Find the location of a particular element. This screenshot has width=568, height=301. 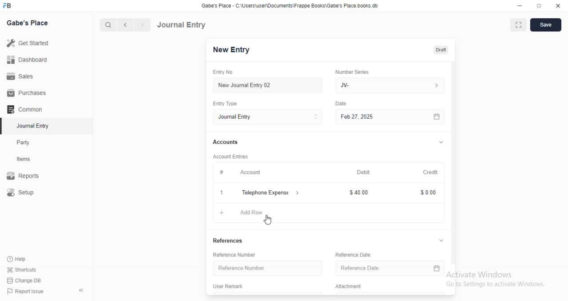

0.00 is located at coordinates (425, 193).